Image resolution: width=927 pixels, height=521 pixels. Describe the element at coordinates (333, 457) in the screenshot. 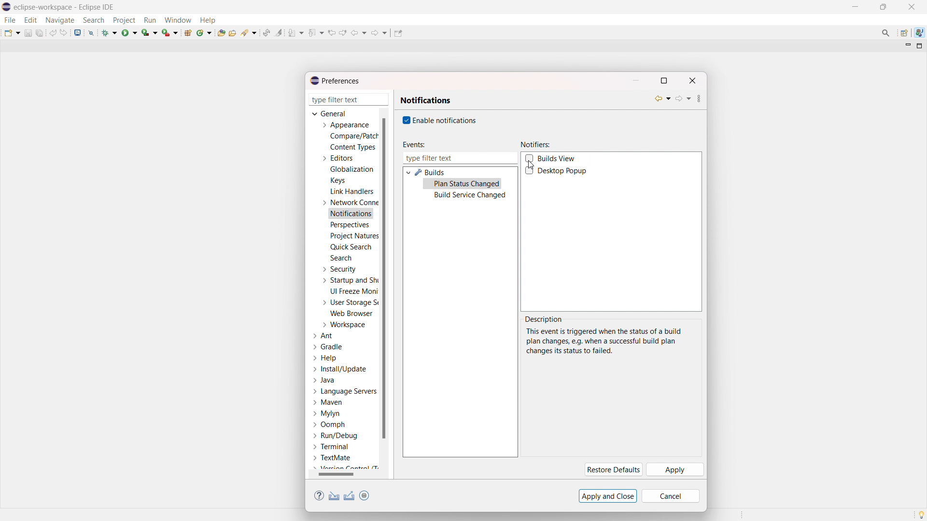

I see `textmate` at that location.